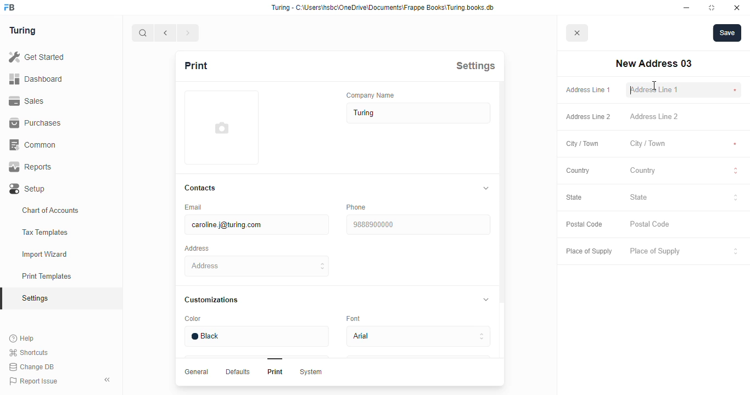  Describe the element at coordinates (356, 207) in the screenshot. I see `phone` at that location.